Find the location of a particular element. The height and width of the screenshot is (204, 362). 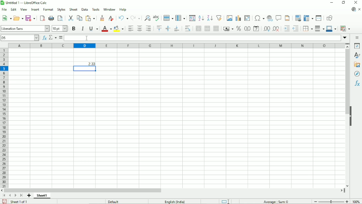

Save is located at coordinates (5, 201).